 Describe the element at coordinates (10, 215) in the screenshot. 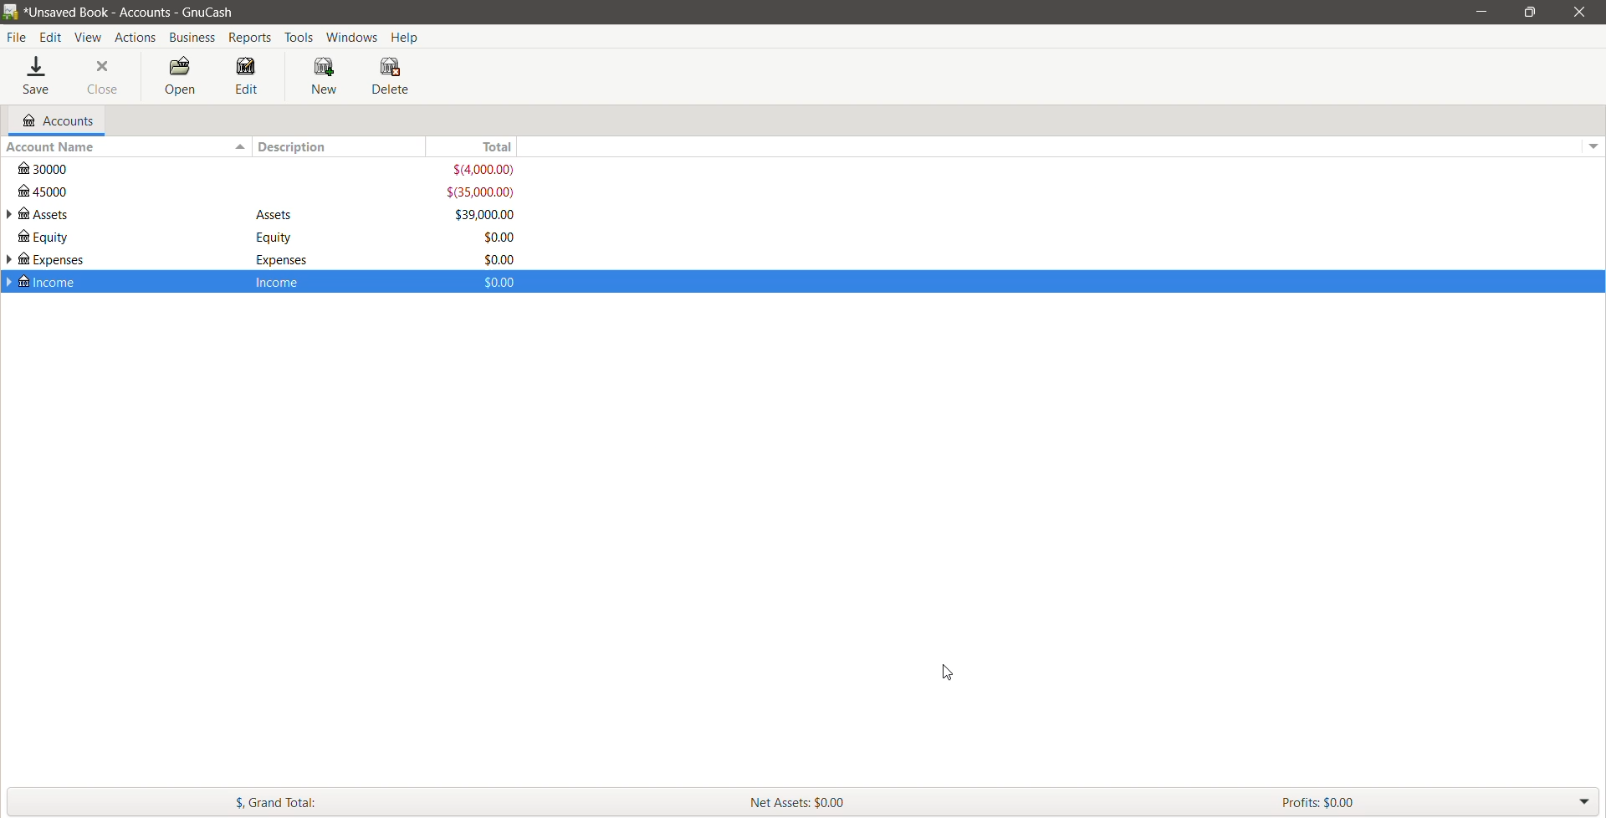

I see `expand subaccounts` at that location.